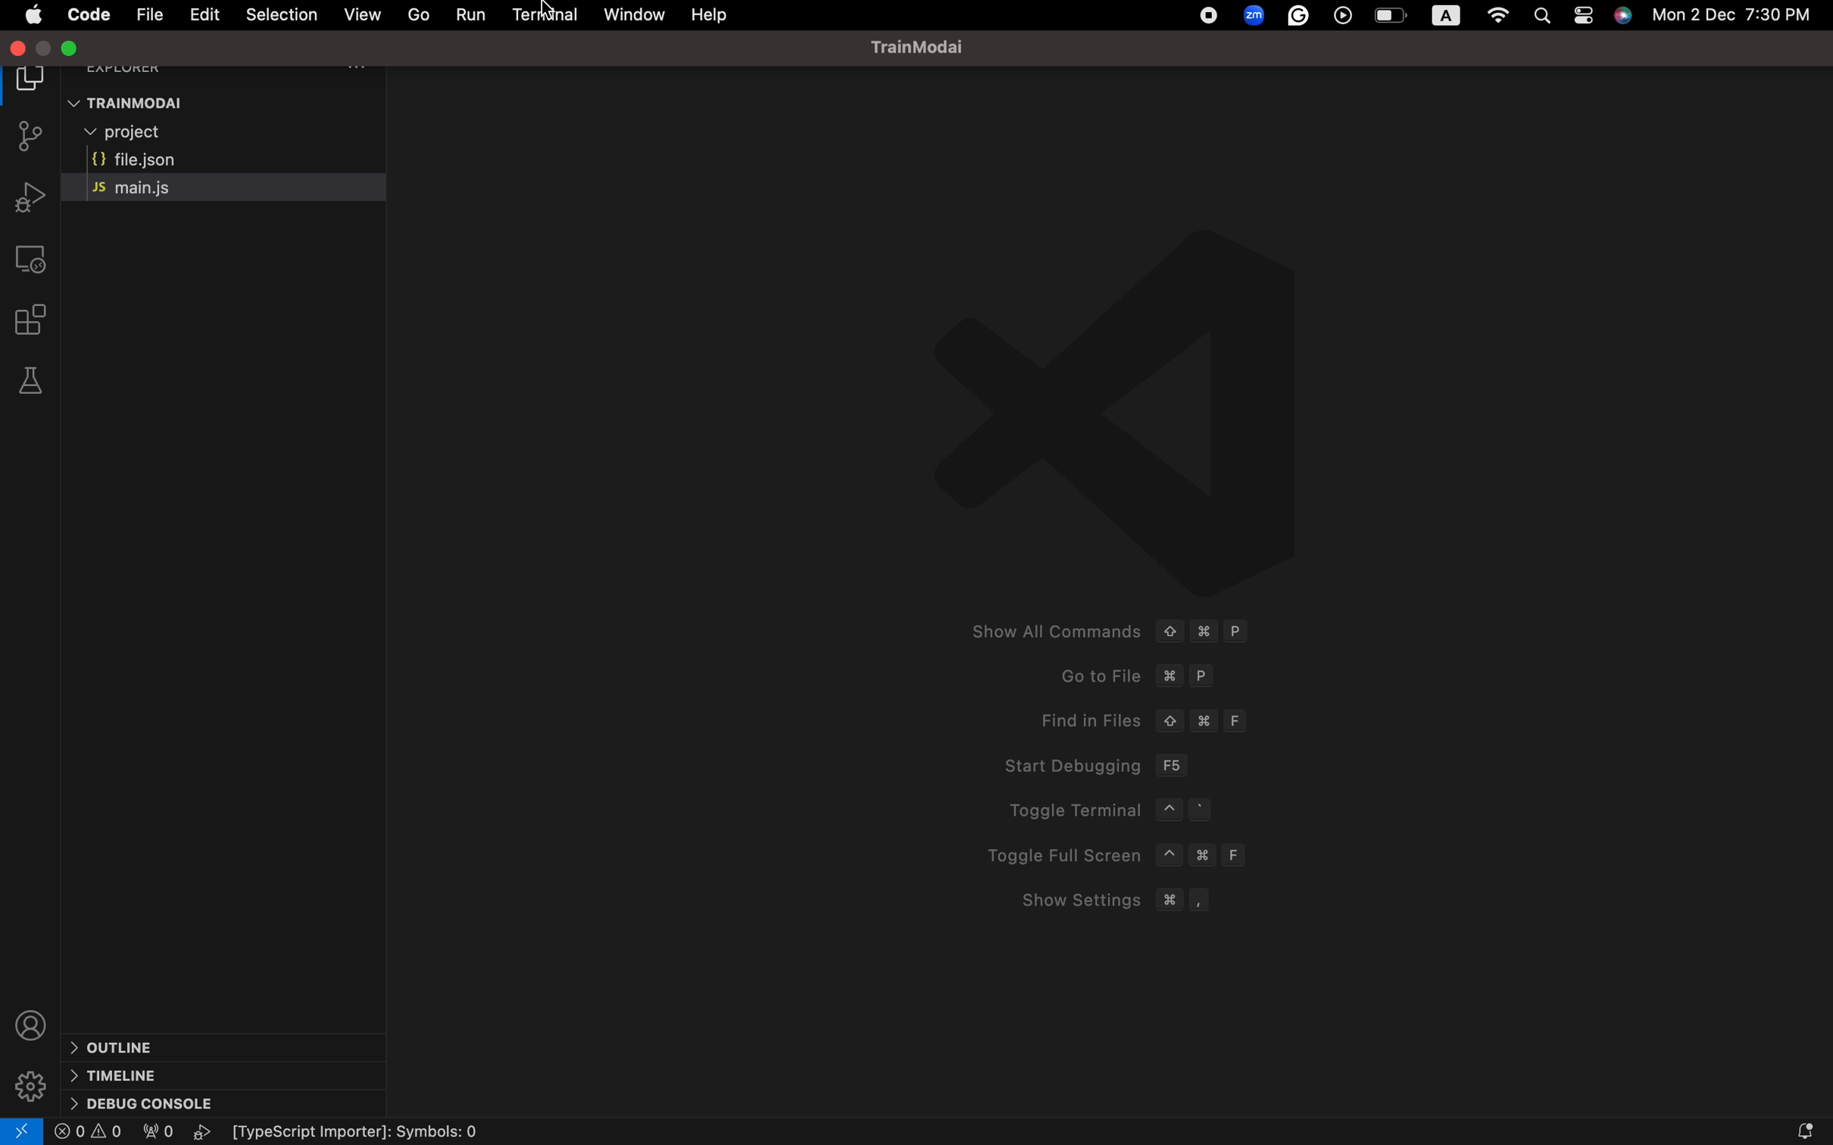  What do you see at coordinates (155, 133) in the screenshot?
I see `projects` at bounding box center [155, 133].